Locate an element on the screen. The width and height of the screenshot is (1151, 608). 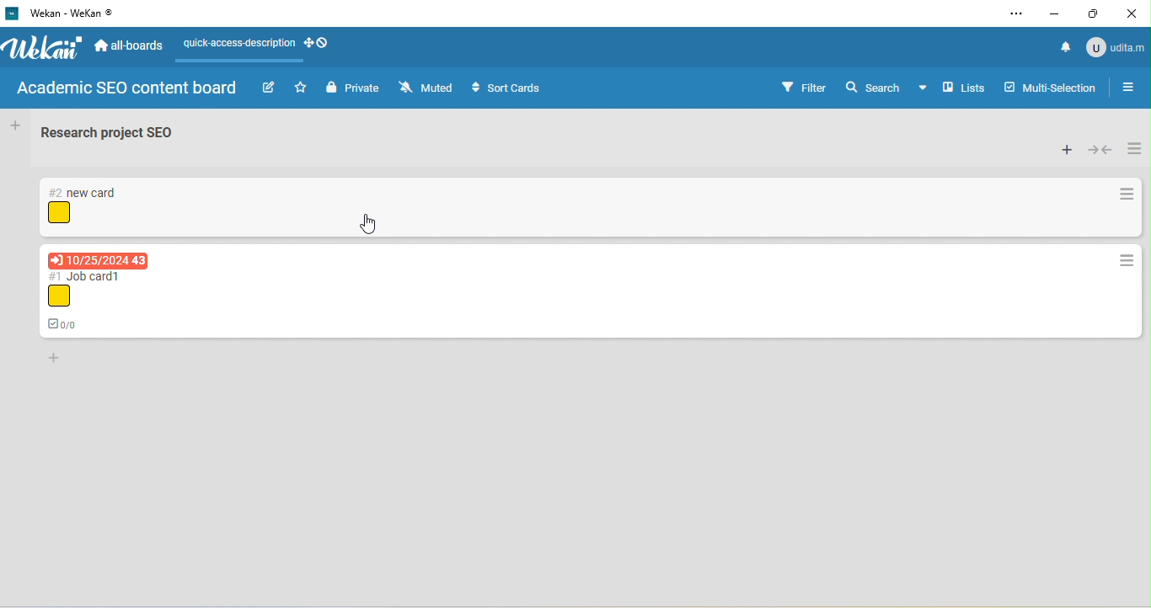
sort cards is located at coordinates (511, 89).